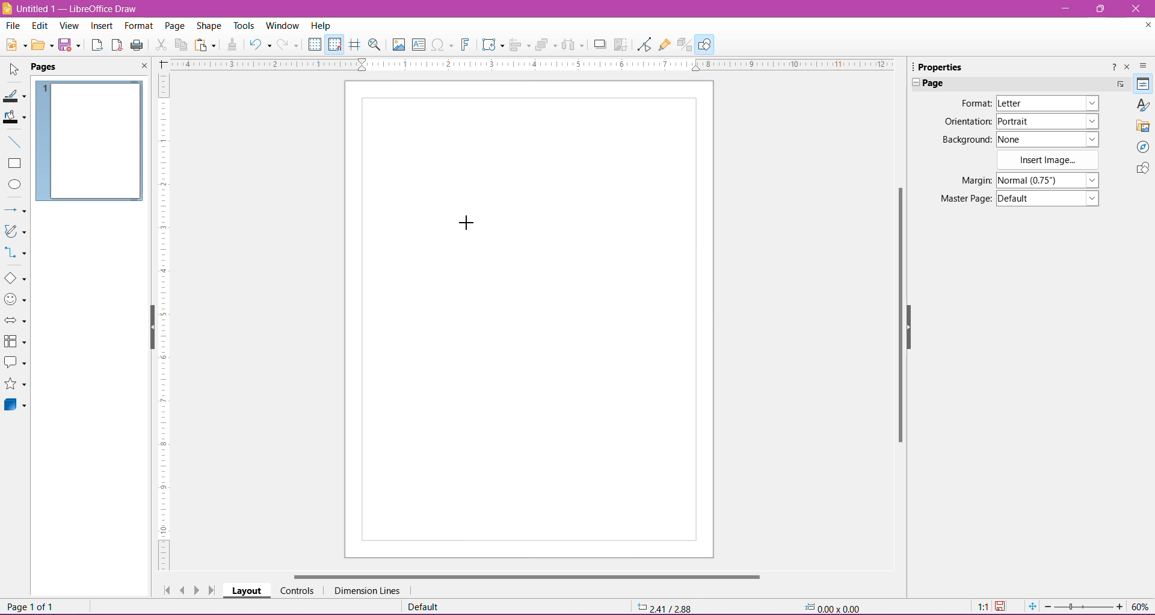 Image resolution: width=1155 pixels, height=615 pixels. What do you see at coordinates (117, 46) in the screenshot?
I see `Export as PDF` at bounding box center [117, 46].